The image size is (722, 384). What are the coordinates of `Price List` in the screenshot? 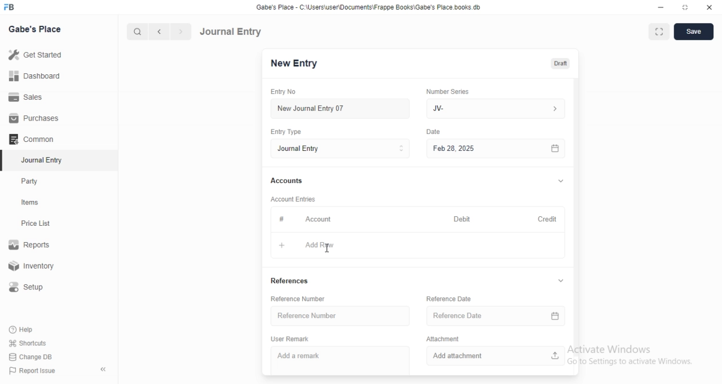 It's located at (35, 224).